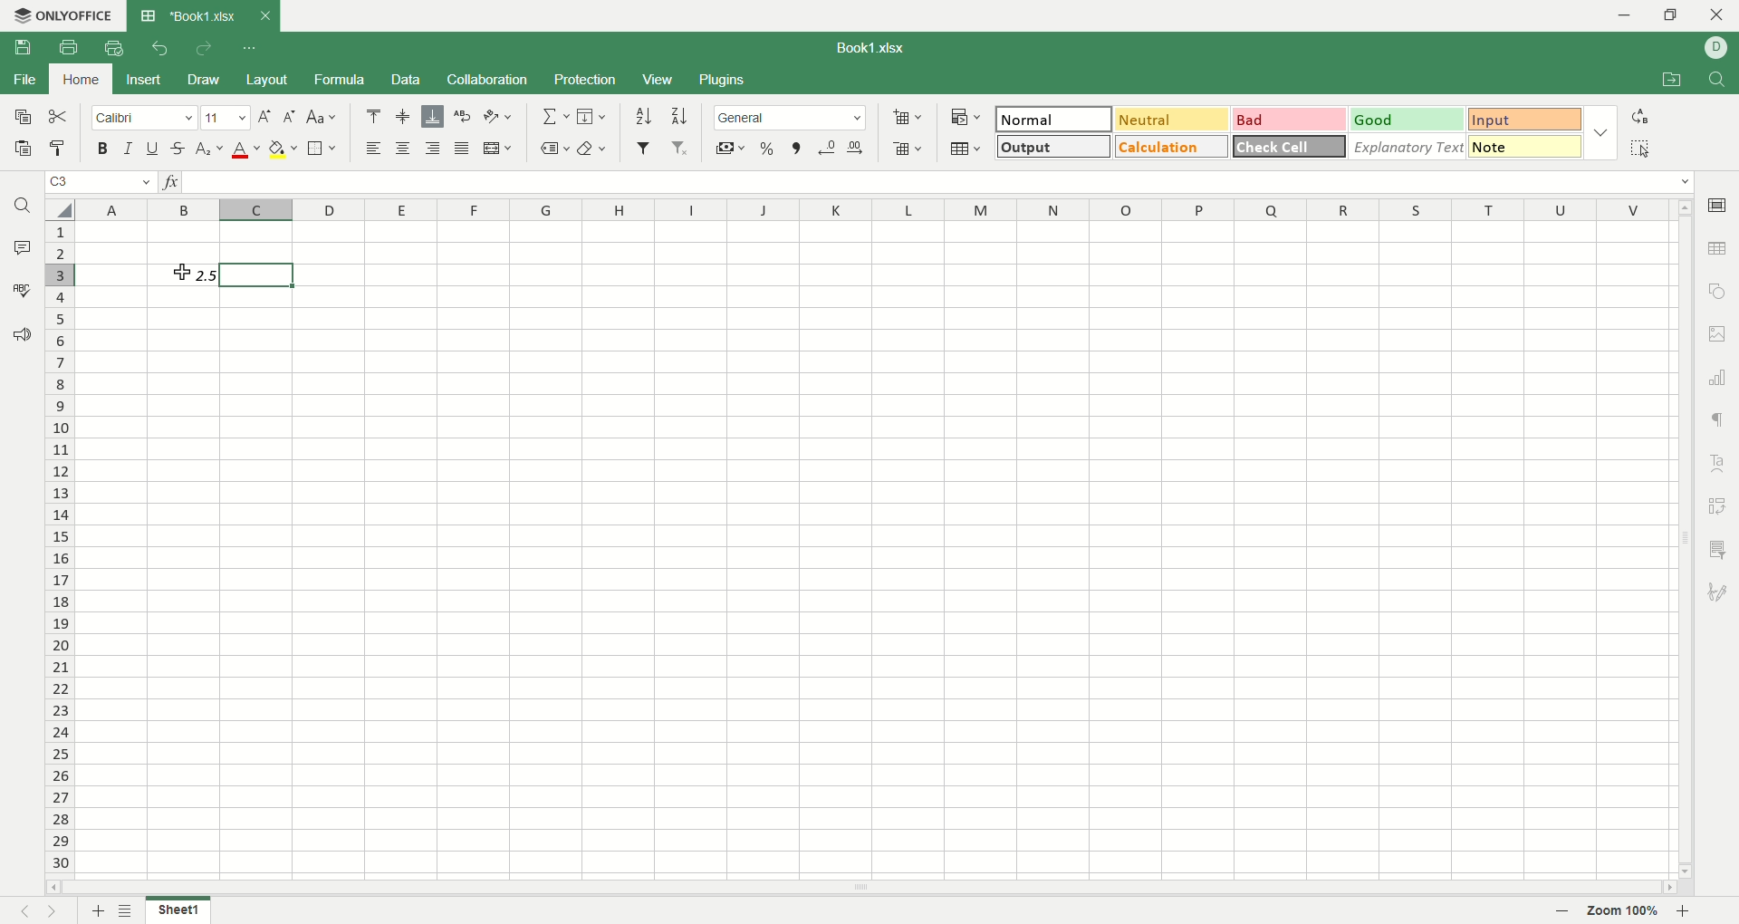  Describe the element at coordinates (856, 149) in the screenshot. I see `increase decimal` at that location.